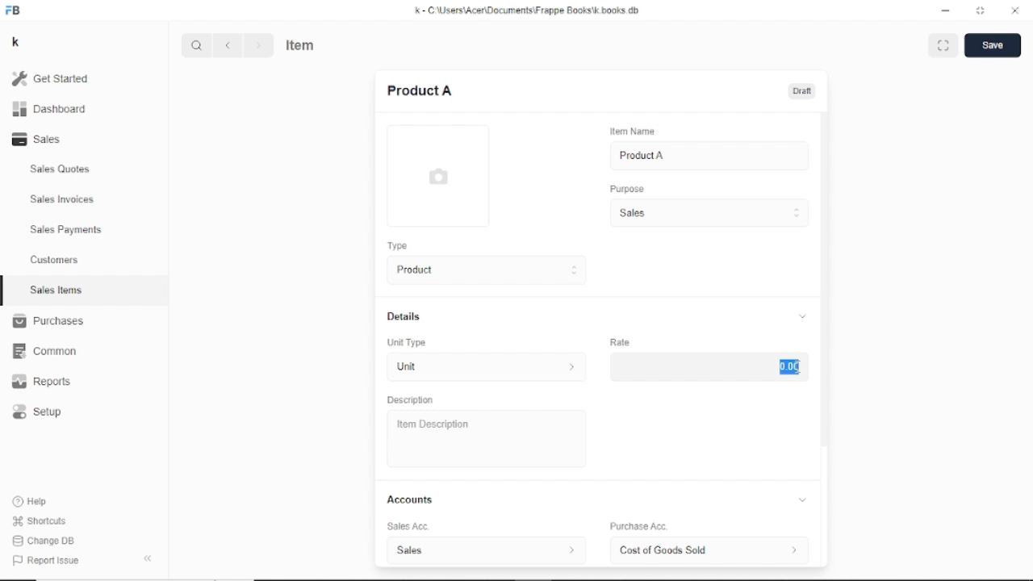 The height and width of the screenshot is (581, 1033). I want to click on Draft, so click(804, 91).